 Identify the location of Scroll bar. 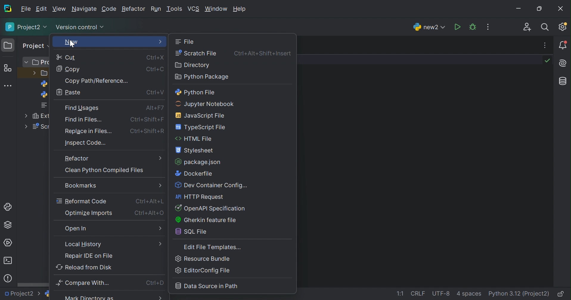
(34, 285).